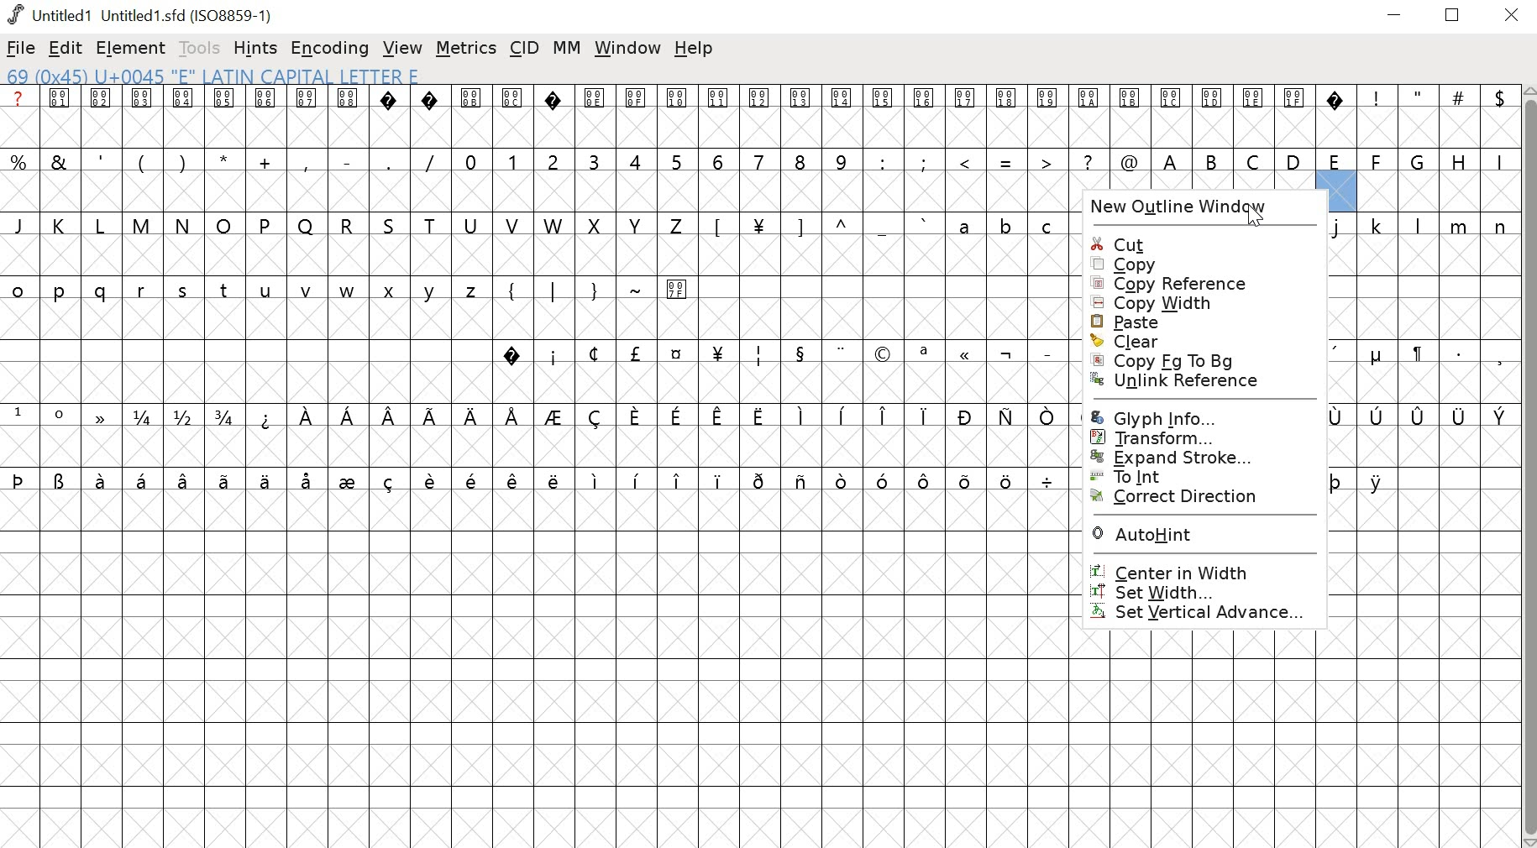 This screenshot has width=1537, height=848. Describe the element at coordinates (1010, 163) in the screenshot. I see `symbols` at that location.